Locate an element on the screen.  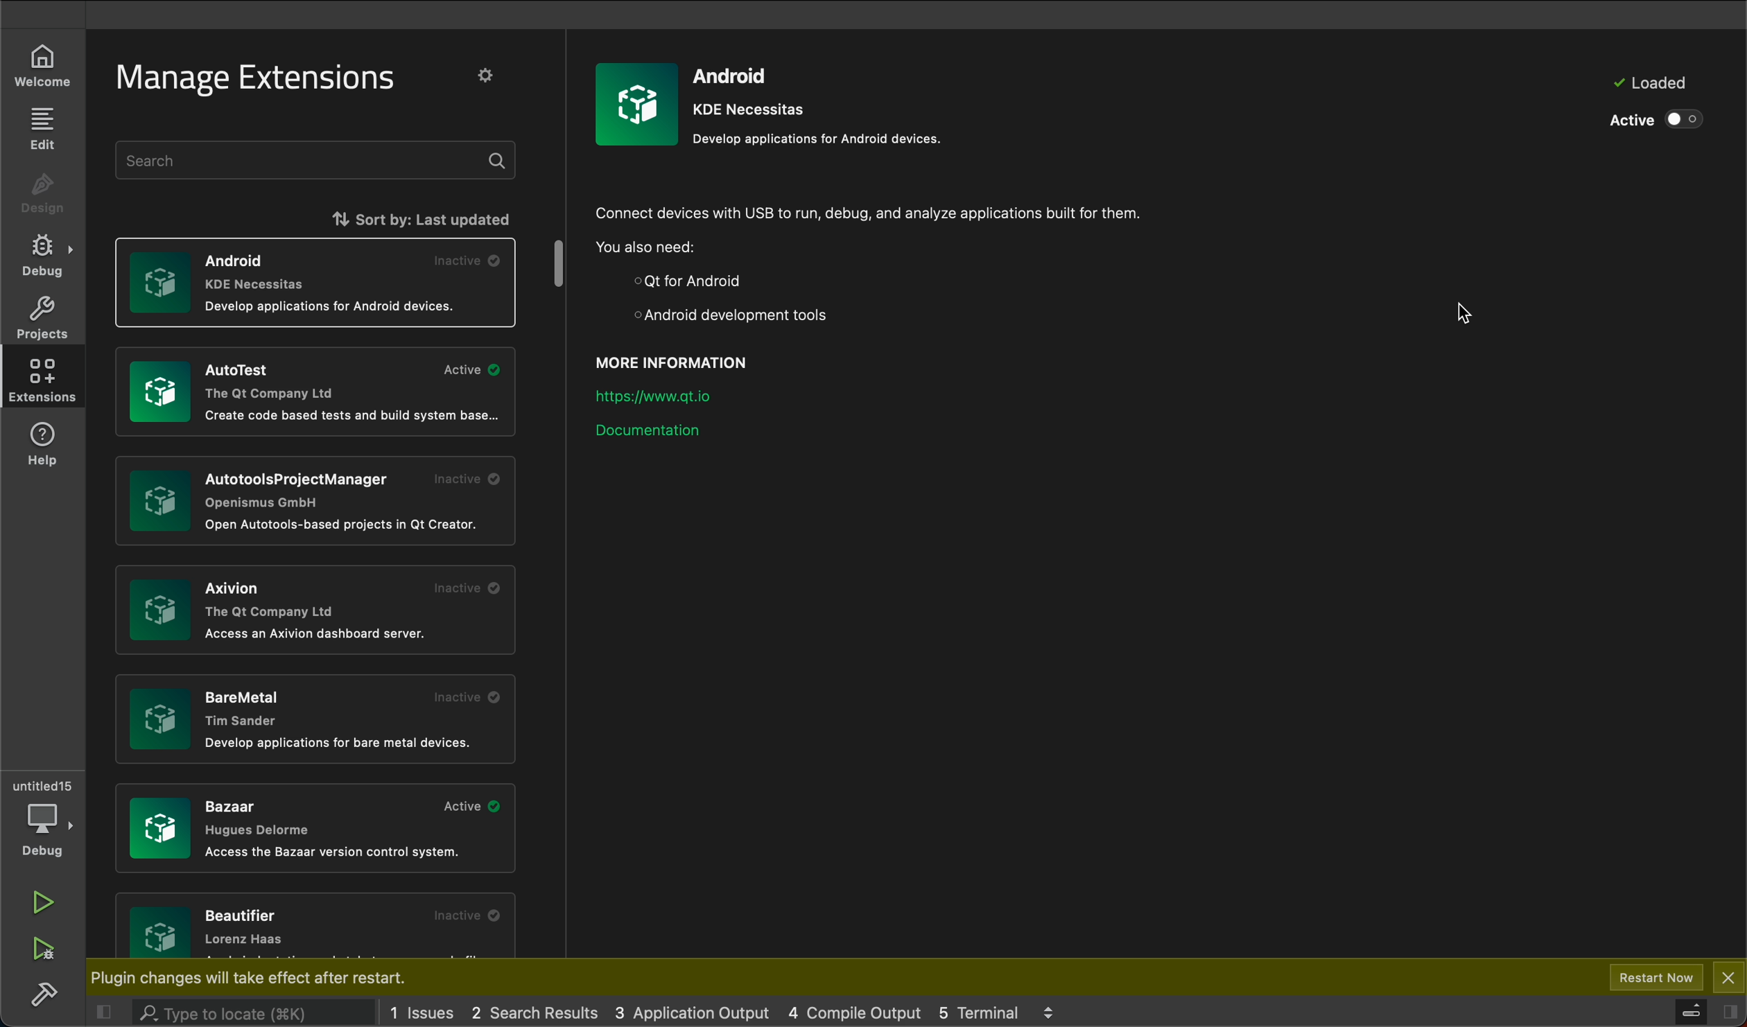
description is located at coordinates (884, 263).